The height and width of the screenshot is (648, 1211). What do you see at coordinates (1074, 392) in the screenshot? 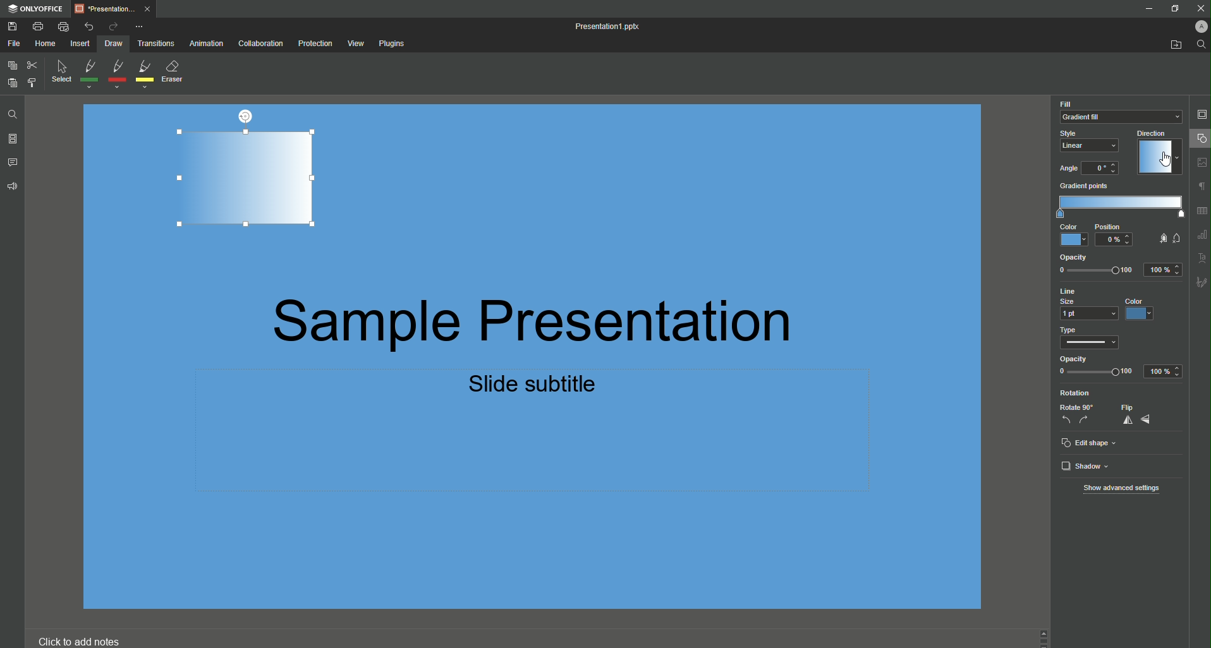
I see `Rotation` at bounding box center [1074, 392].